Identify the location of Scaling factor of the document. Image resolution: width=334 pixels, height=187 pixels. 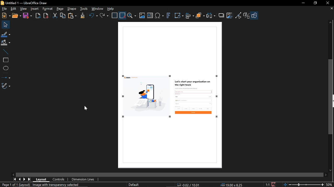
(268, 185).